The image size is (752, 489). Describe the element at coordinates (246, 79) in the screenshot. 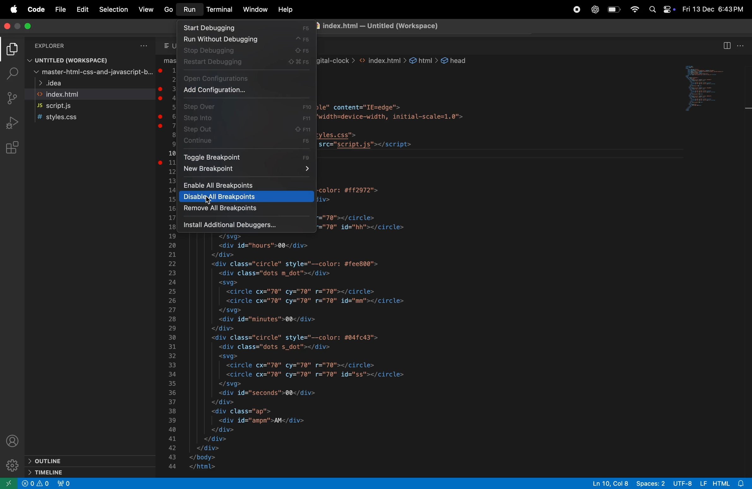

I see `open configurations` at that location.